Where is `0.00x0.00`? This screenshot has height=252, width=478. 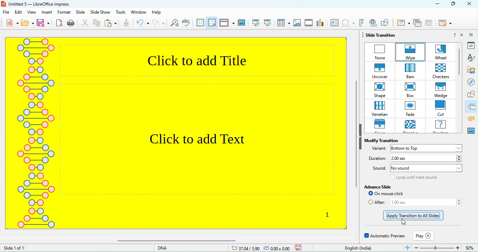
0.00x0.00 is located at coordinates (279, 248).